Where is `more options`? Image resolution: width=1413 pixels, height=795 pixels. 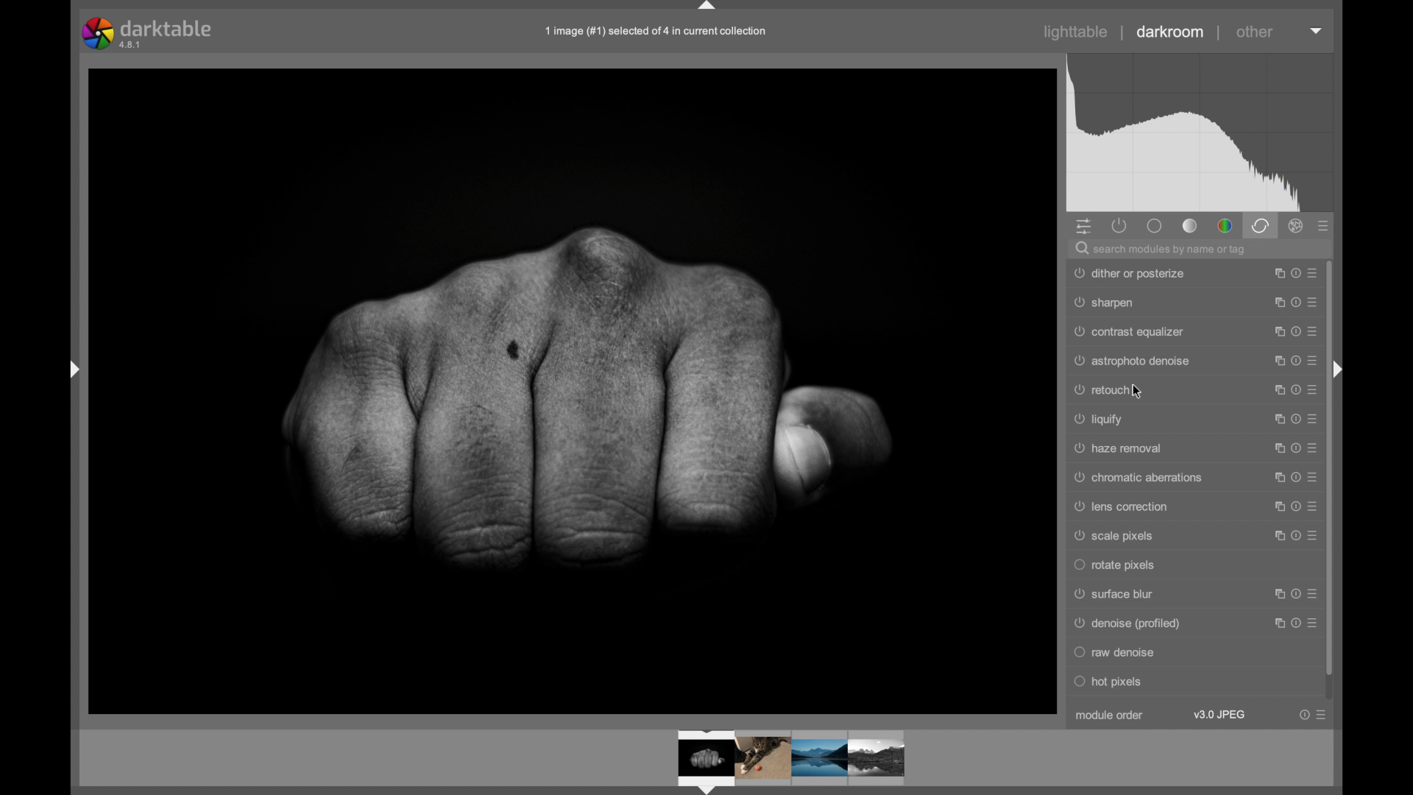 more options is located at coordinates (1311, 537).